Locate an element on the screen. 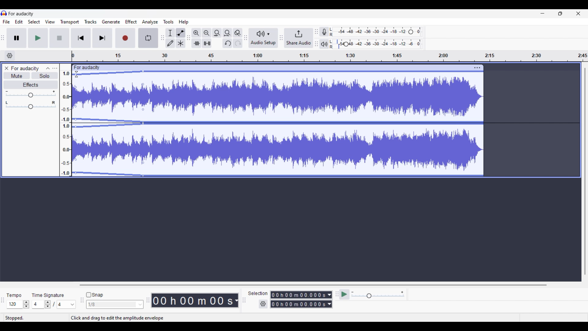  Edit is located at coordinates (19, 21).